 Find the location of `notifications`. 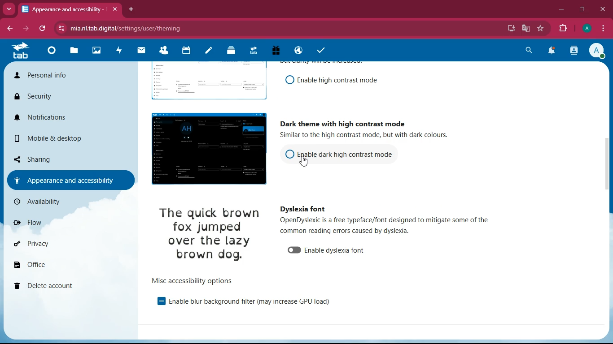

notifications is located at coordinates (553, 51).